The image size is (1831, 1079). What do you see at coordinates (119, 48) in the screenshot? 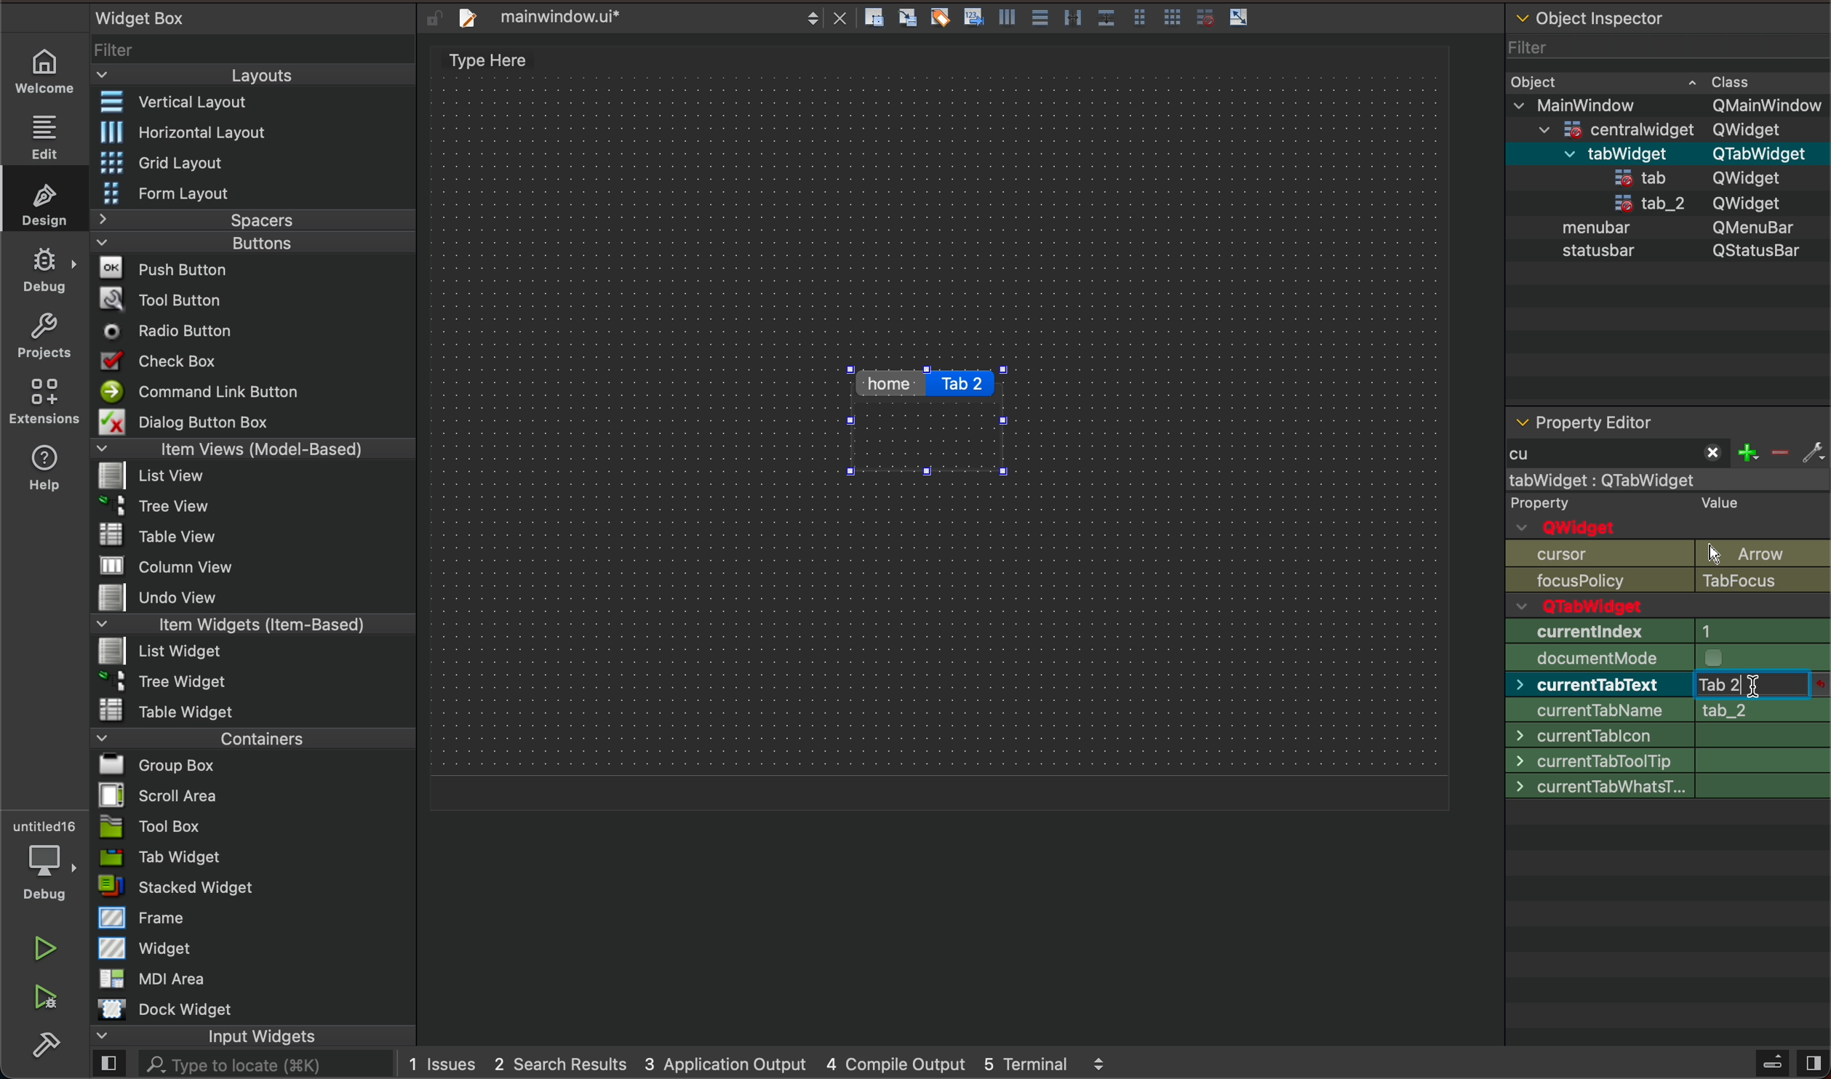
I see `Filter` at bounding box center [119, 48].